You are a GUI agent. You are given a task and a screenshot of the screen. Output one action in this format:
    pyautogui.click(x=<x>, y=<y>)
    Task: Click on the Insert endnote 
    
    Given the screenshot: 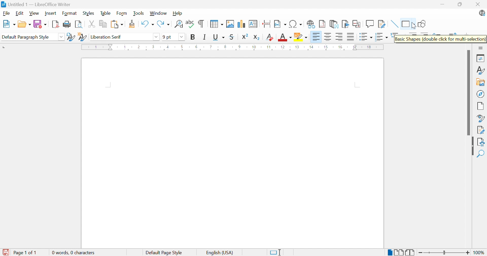 What is the action you would take?
    pyautogui.click(x=335, y=24)
    